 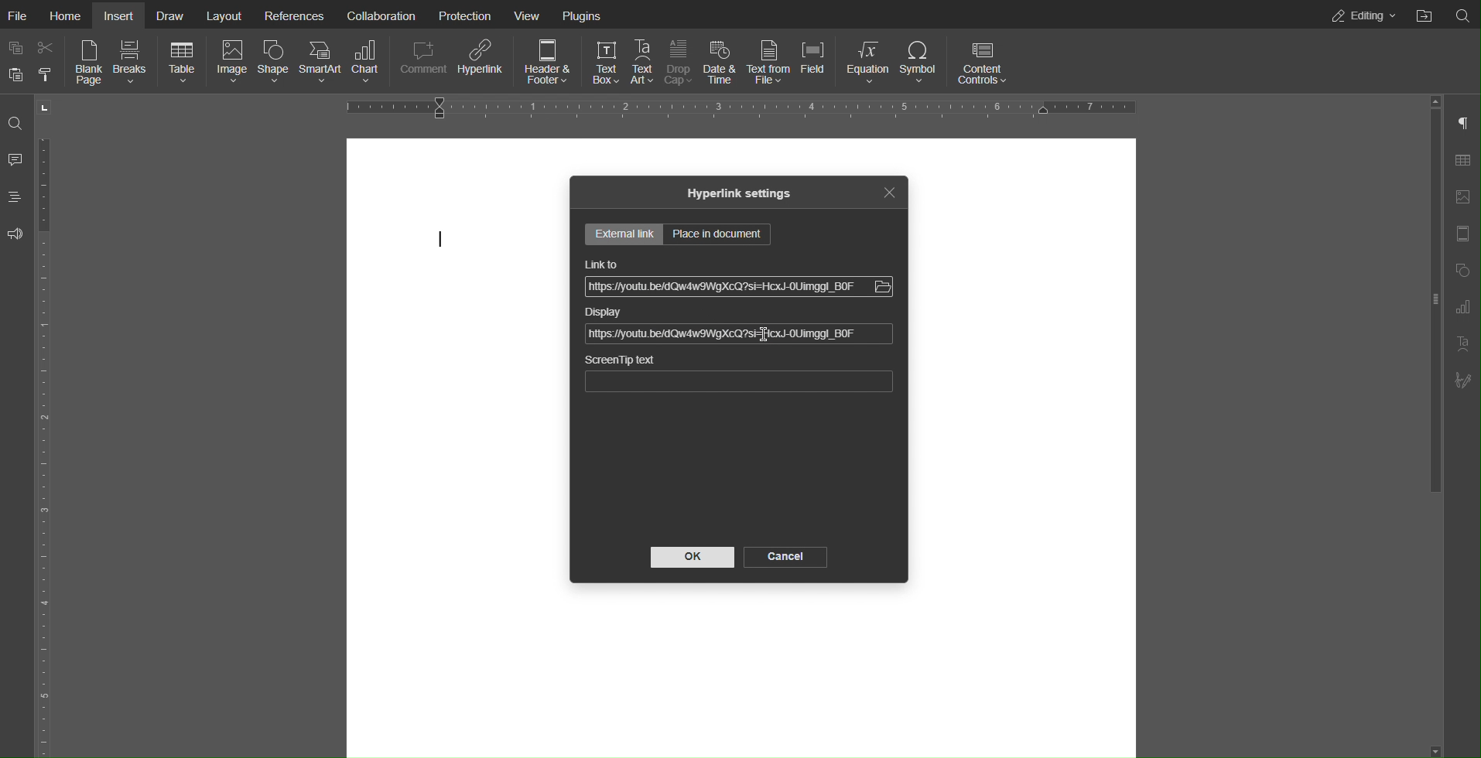 What do you see at coordinates (14, 197) in the screenshot?
I see `Headings` at bounding box center [14, 197].